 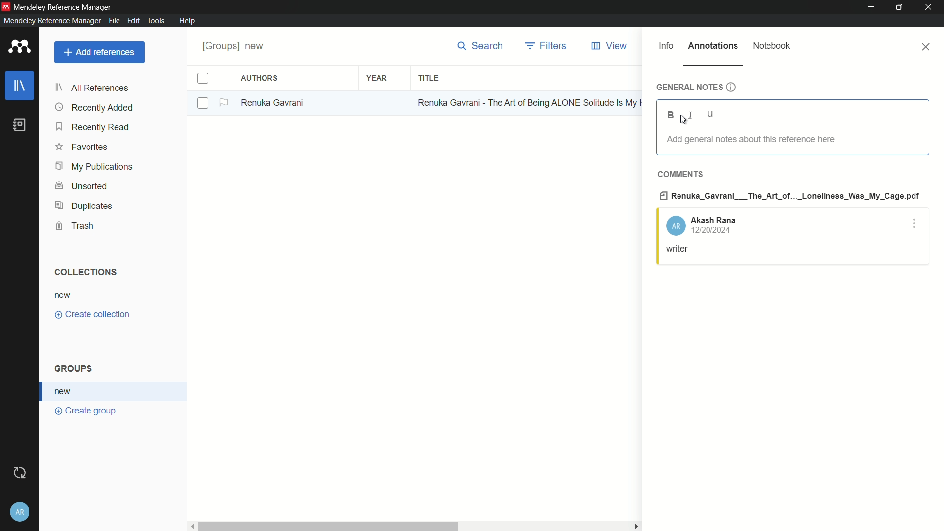 I want to click on tools, so click(x=156, y=21).